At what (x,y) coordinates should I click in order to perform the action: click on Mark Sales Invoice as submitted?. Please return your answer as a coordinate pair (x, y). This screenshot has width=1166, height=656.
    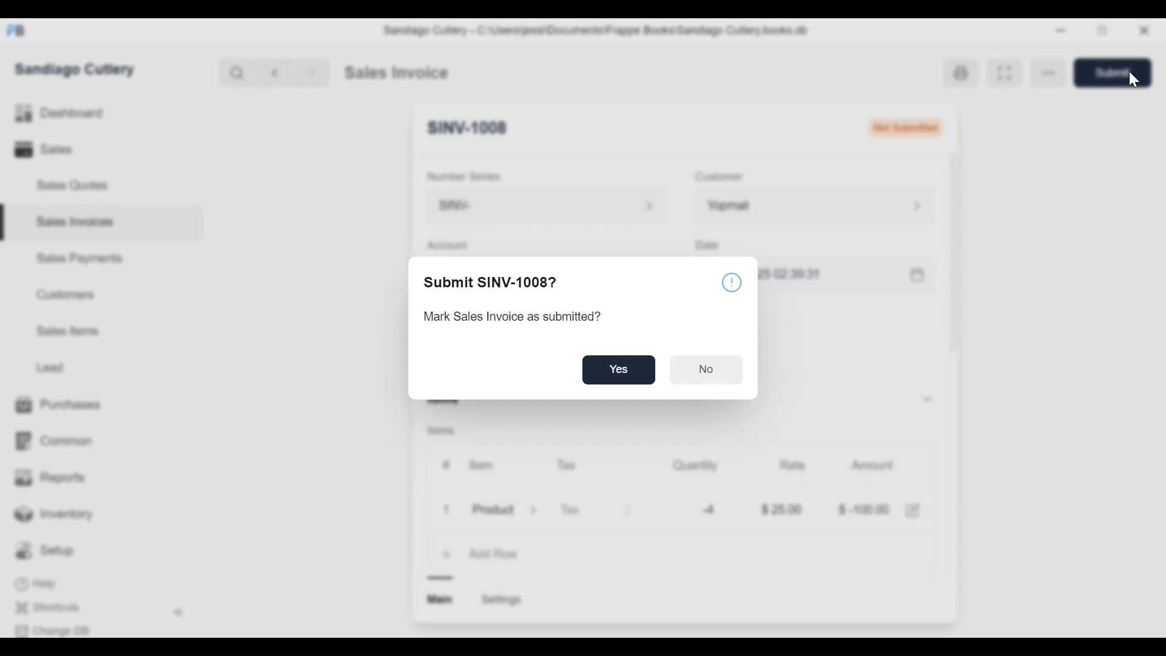
    Looking at the image, I should click on (513, 315).